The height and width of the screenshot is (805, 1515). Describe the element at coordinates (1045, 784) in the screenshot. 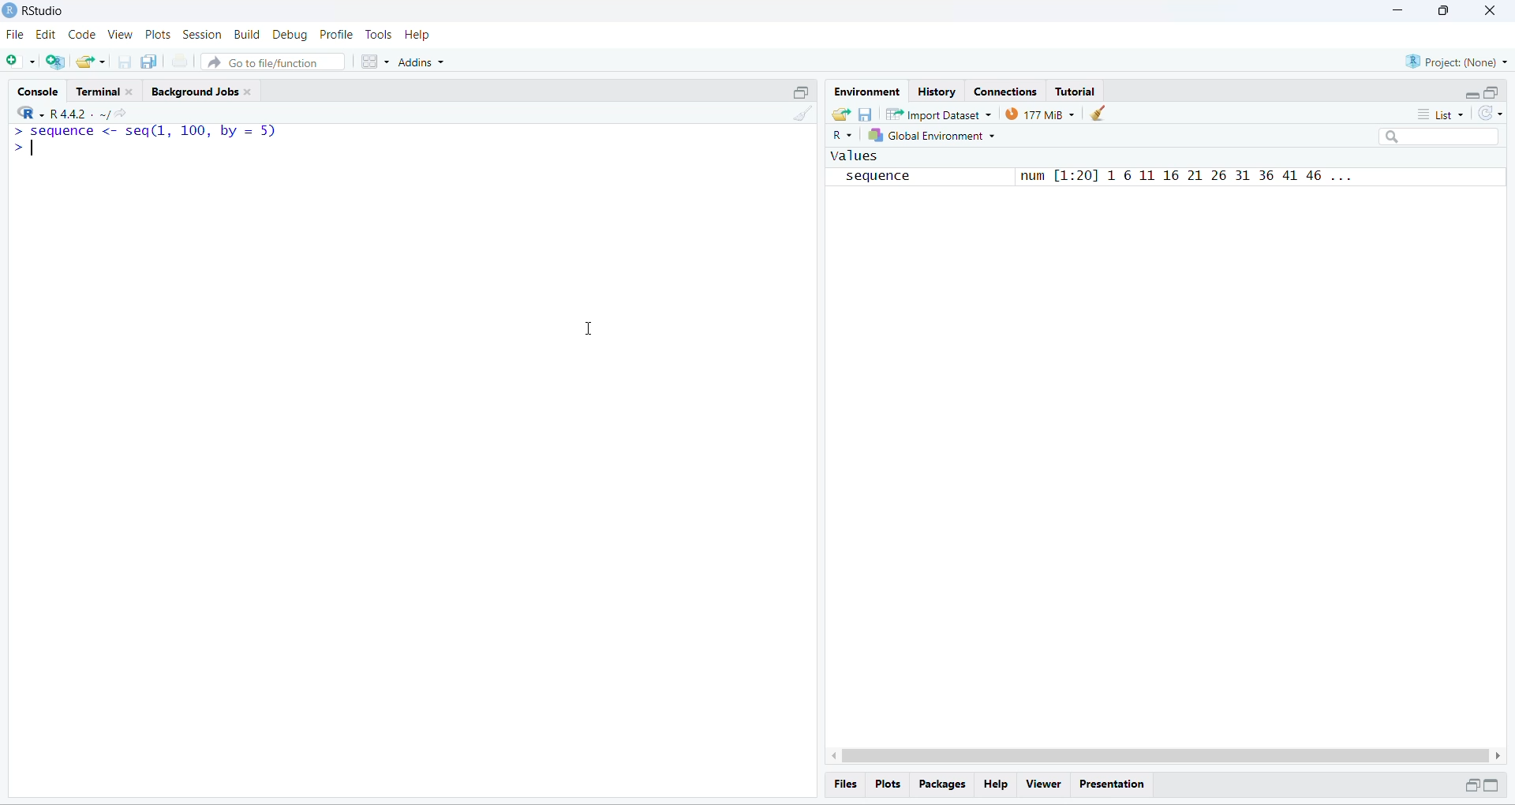

I see `viewer` at that location.